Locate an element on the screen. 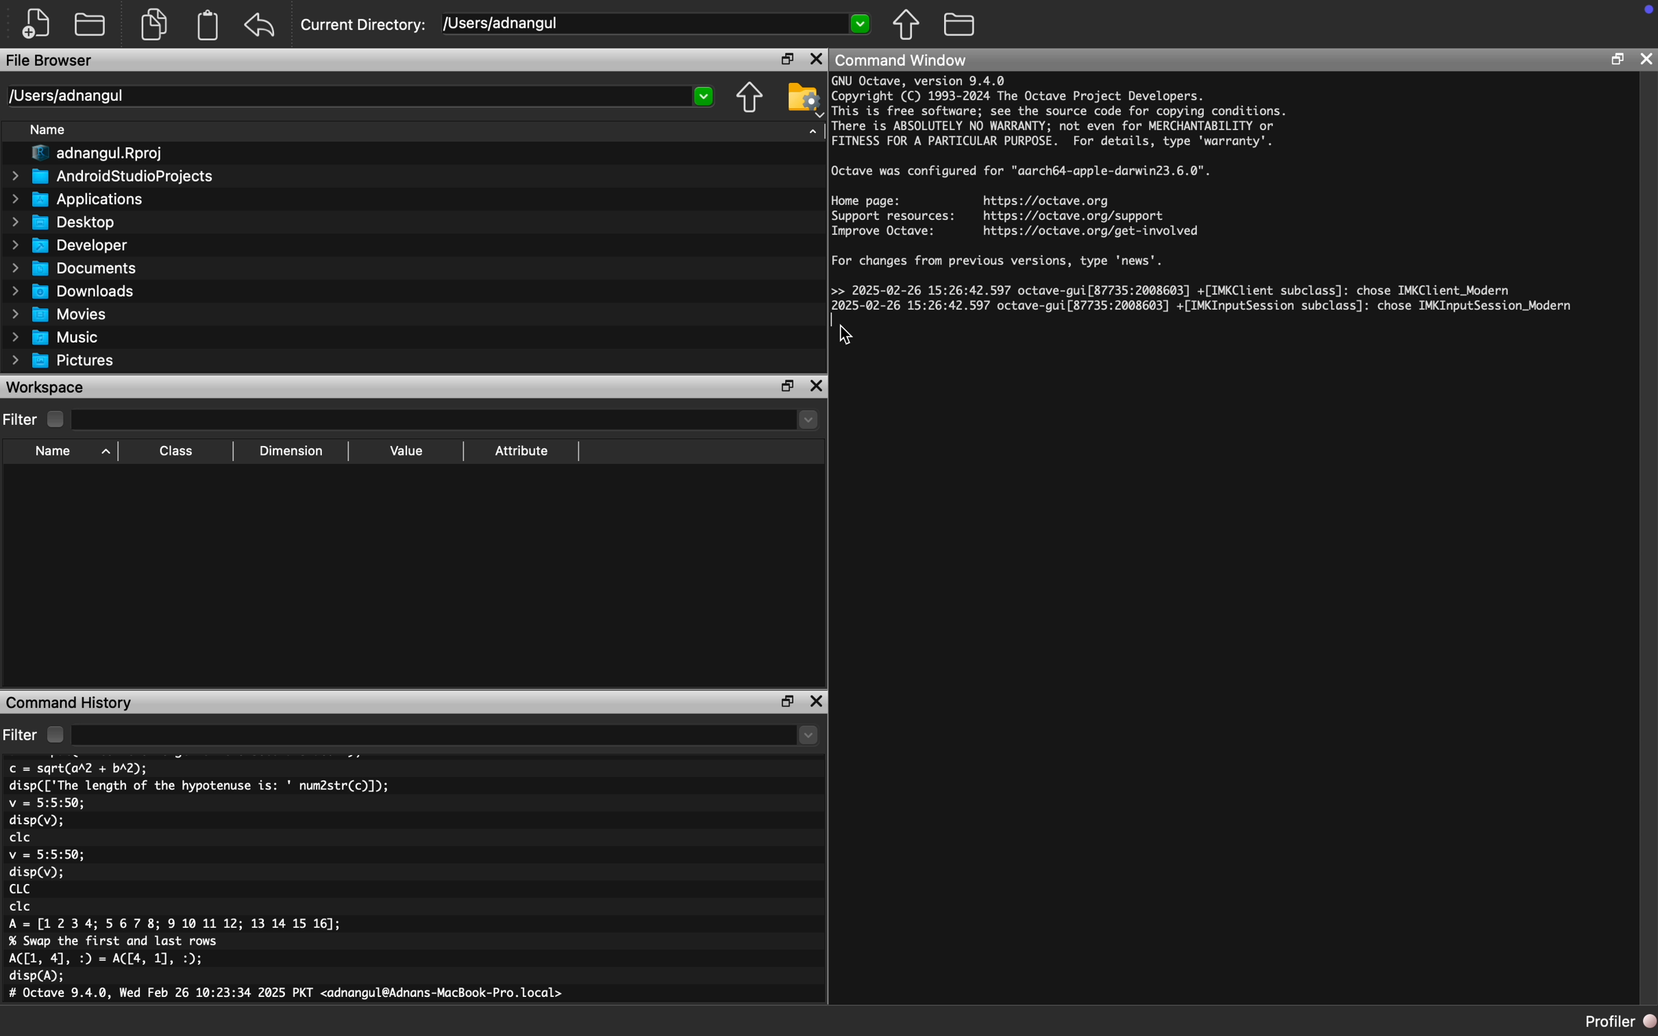 The image size is (1658, 1036). disp(v); is located at coordinates (36, 822).